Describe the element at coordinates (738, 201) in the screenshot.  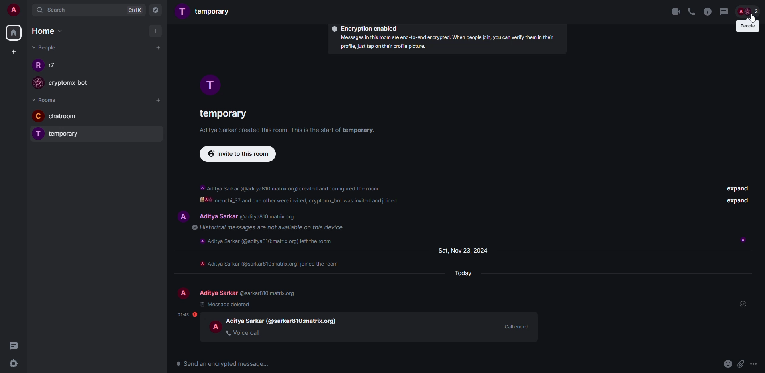
I see `expand` at that location.